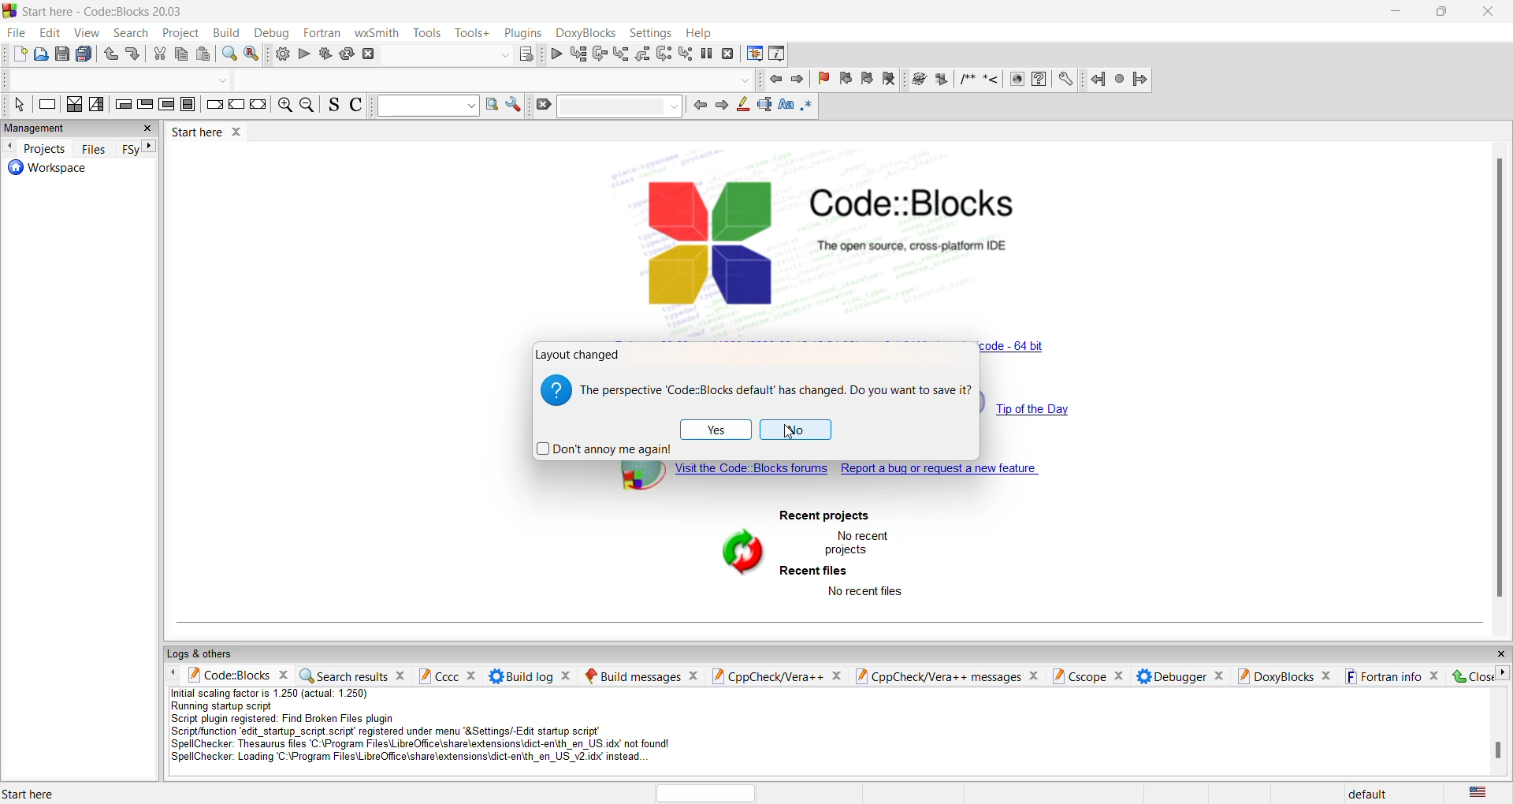  What do you see at coordinates (918, 79) in the screenshot?
I see `build` at bounding box center [918, 79].